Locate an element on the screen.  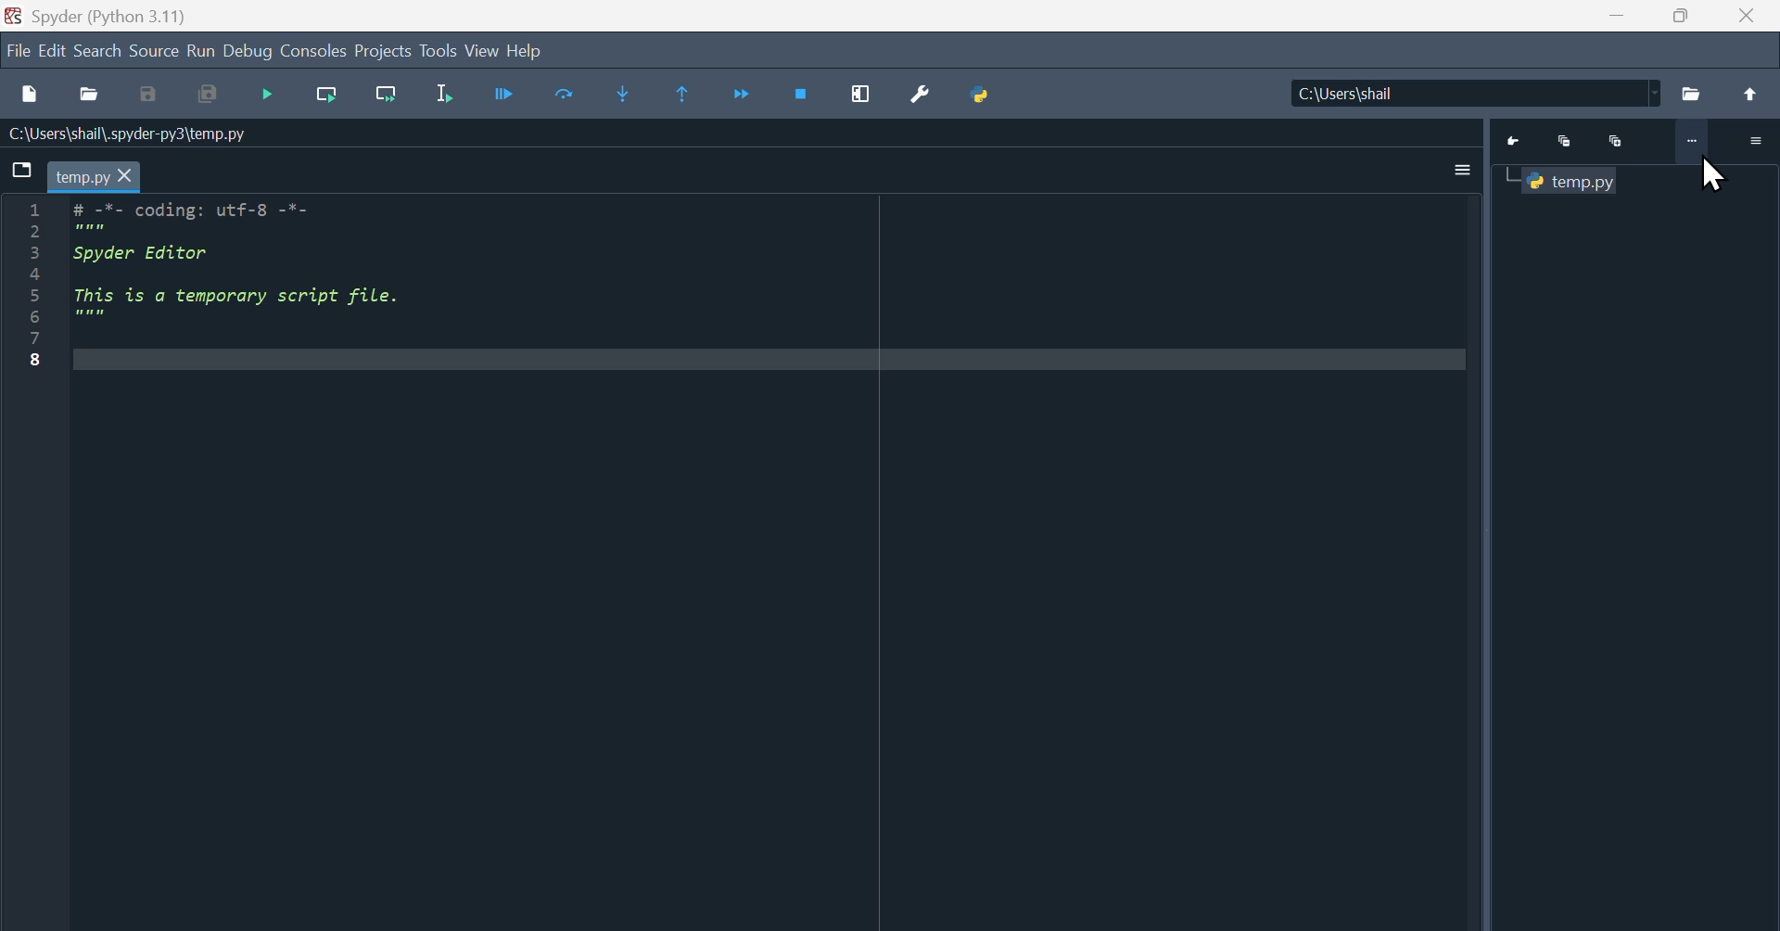
Up to is located at coordinates (1755, 95).